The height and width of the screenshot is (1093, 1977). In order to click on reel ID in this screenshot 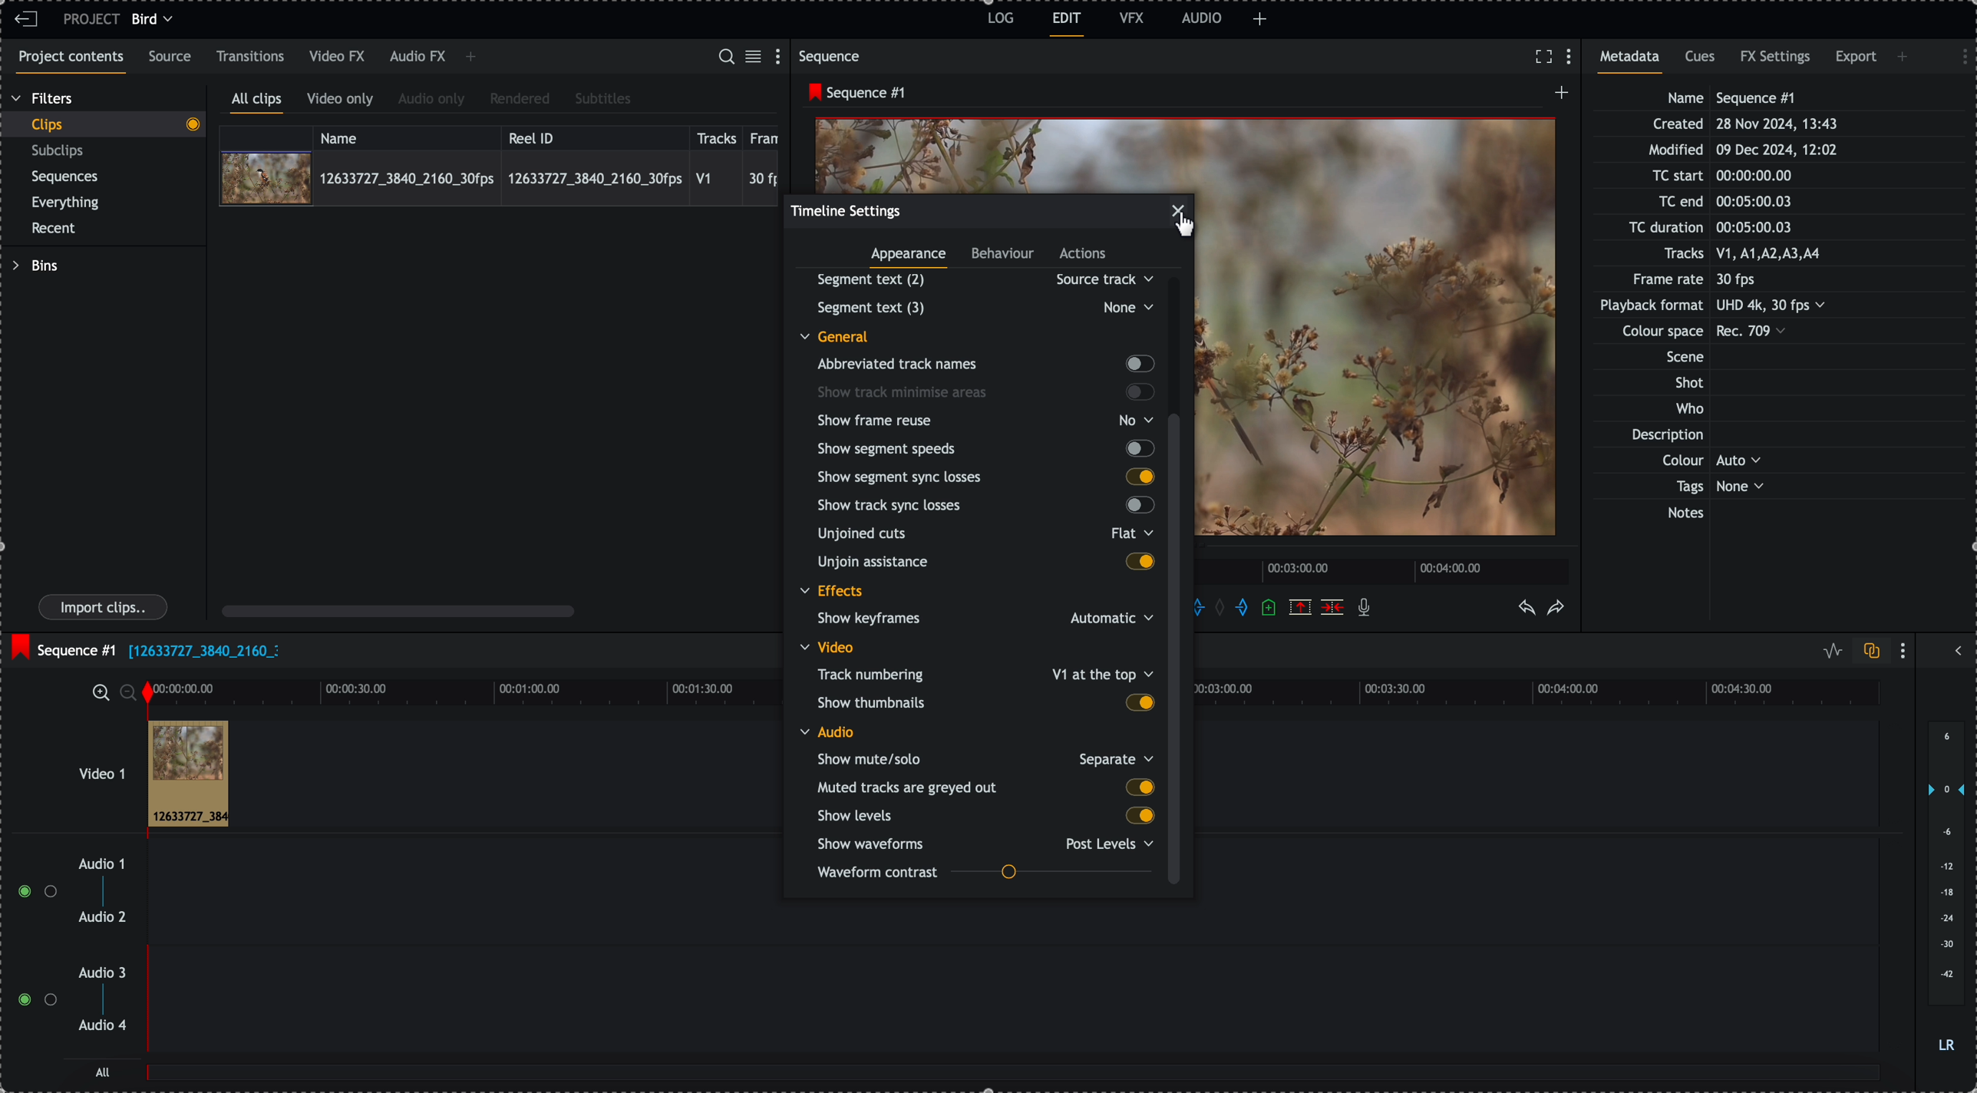, I will do `click(593, 135)`.